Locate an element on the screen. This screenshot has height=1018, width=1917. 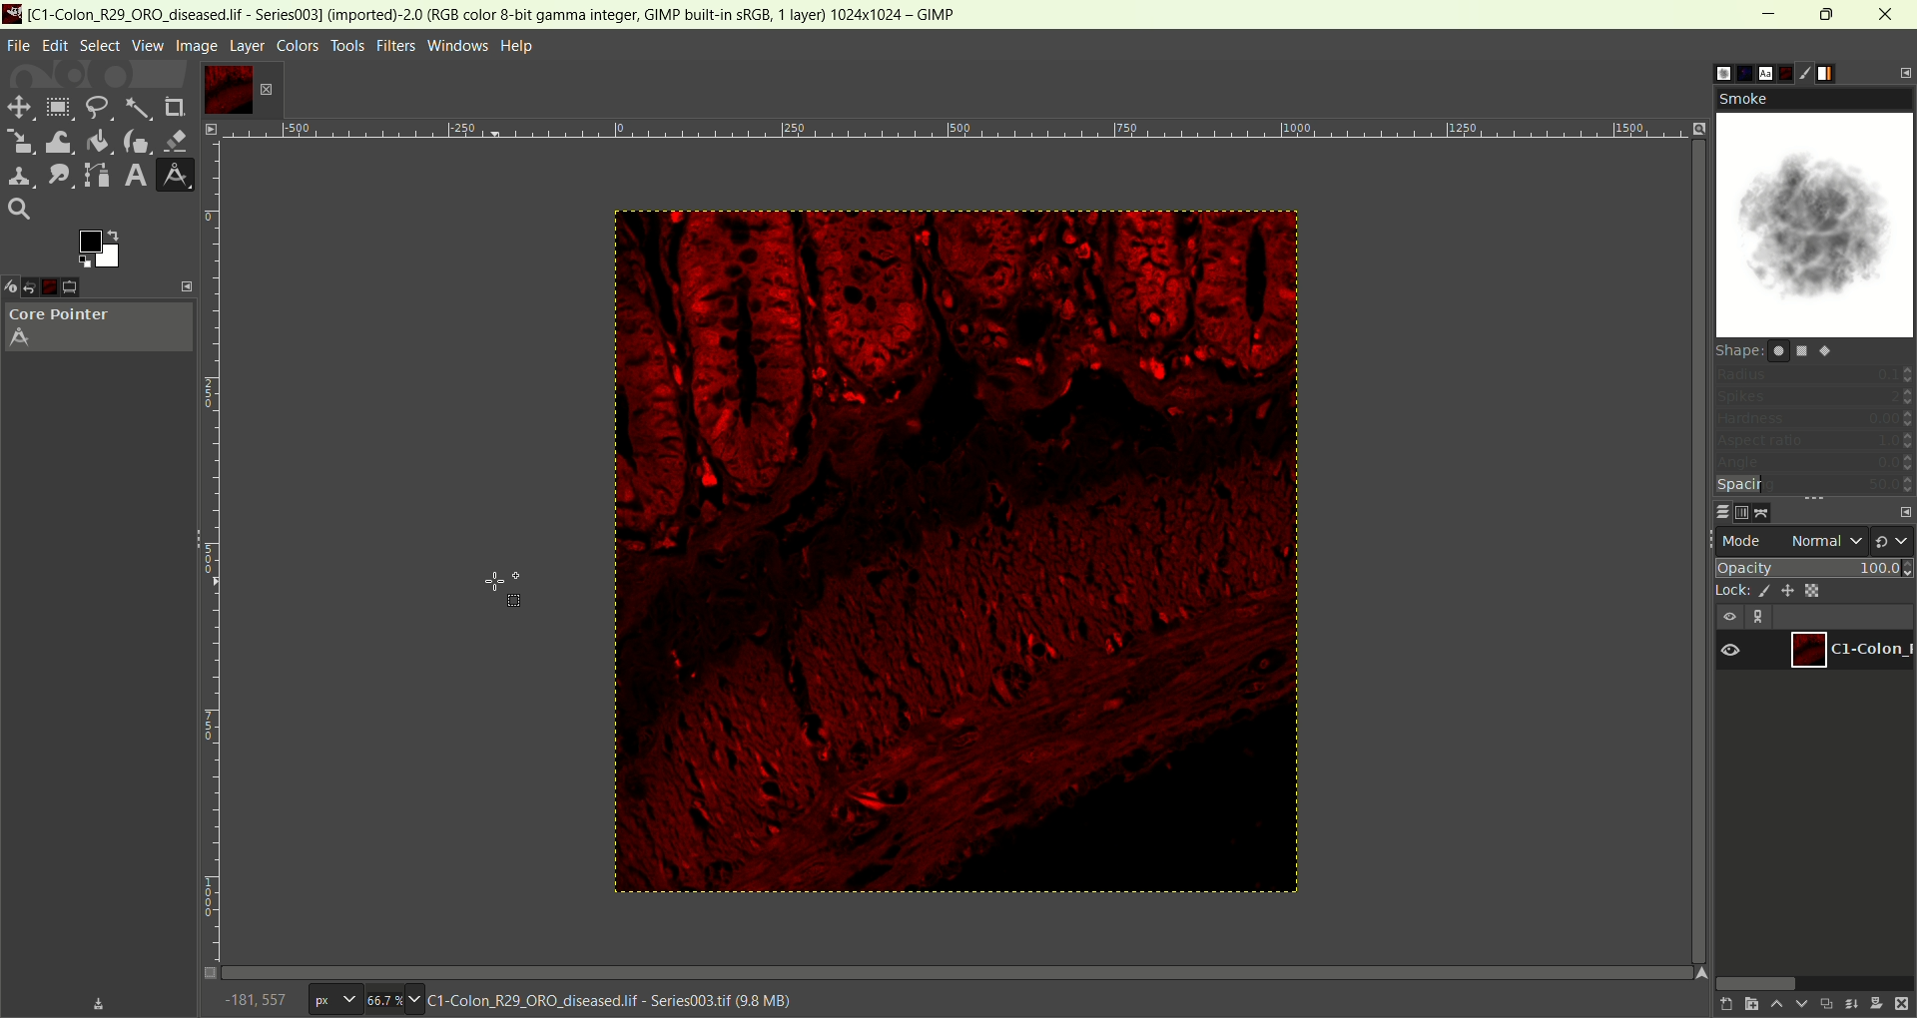
lock pixel is located at coordinates (1759, 592).